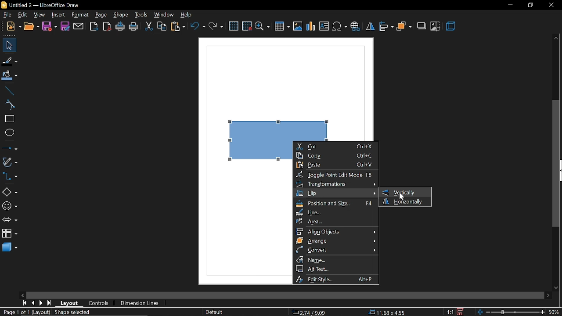 Image resolution: width=562 pixels, height=316 pixels. Describe the element at coordinates (452, 27) in the screenshot. I see `3d effects` at that location.